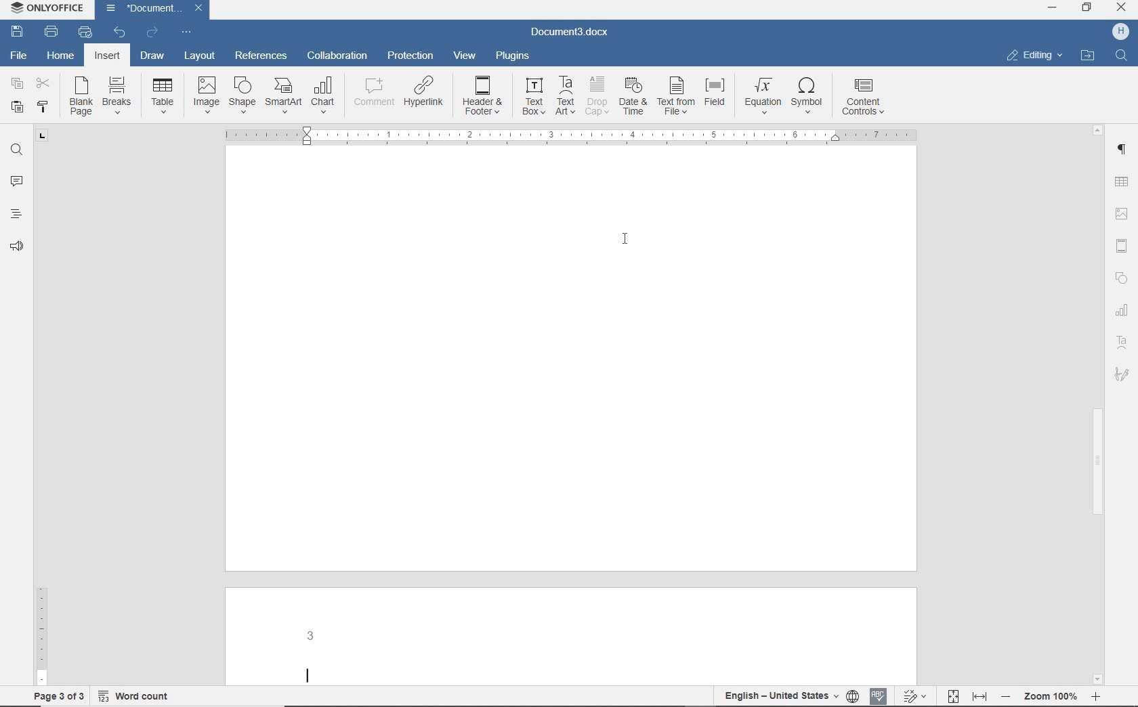  Describe the element at coordinates (571, 33) in the screenshot. I see `DOCUMENT3.docx` at that location.